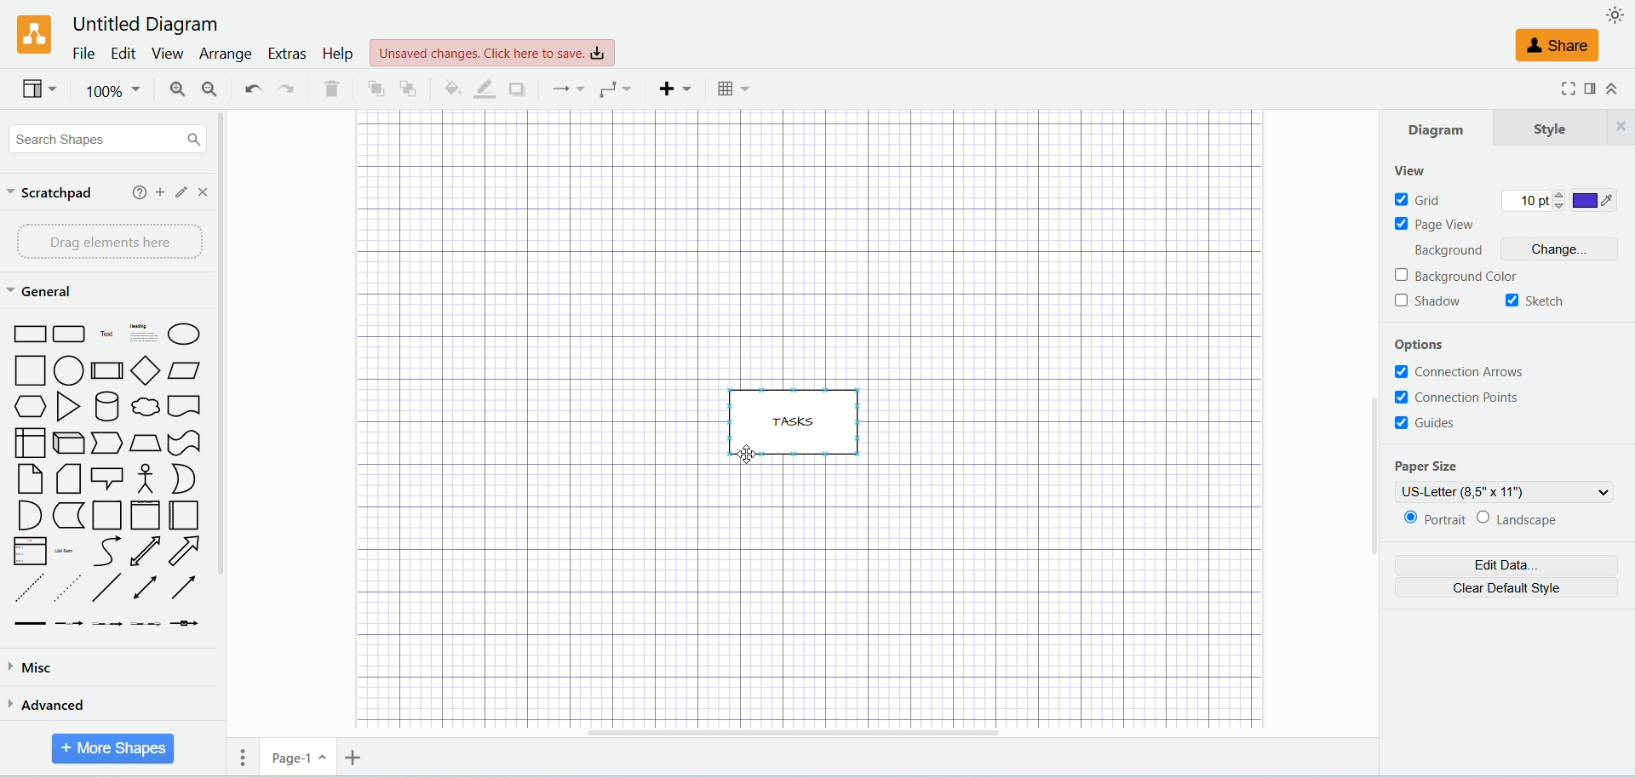  I want to click on Hexagon, so click(27, 406).